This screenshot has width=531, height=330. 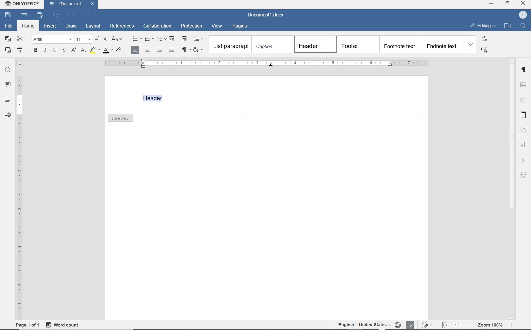 What do you see at coordinates (21, 39) in the screenshot?
I see `cut` at bounding box center [21, 39].